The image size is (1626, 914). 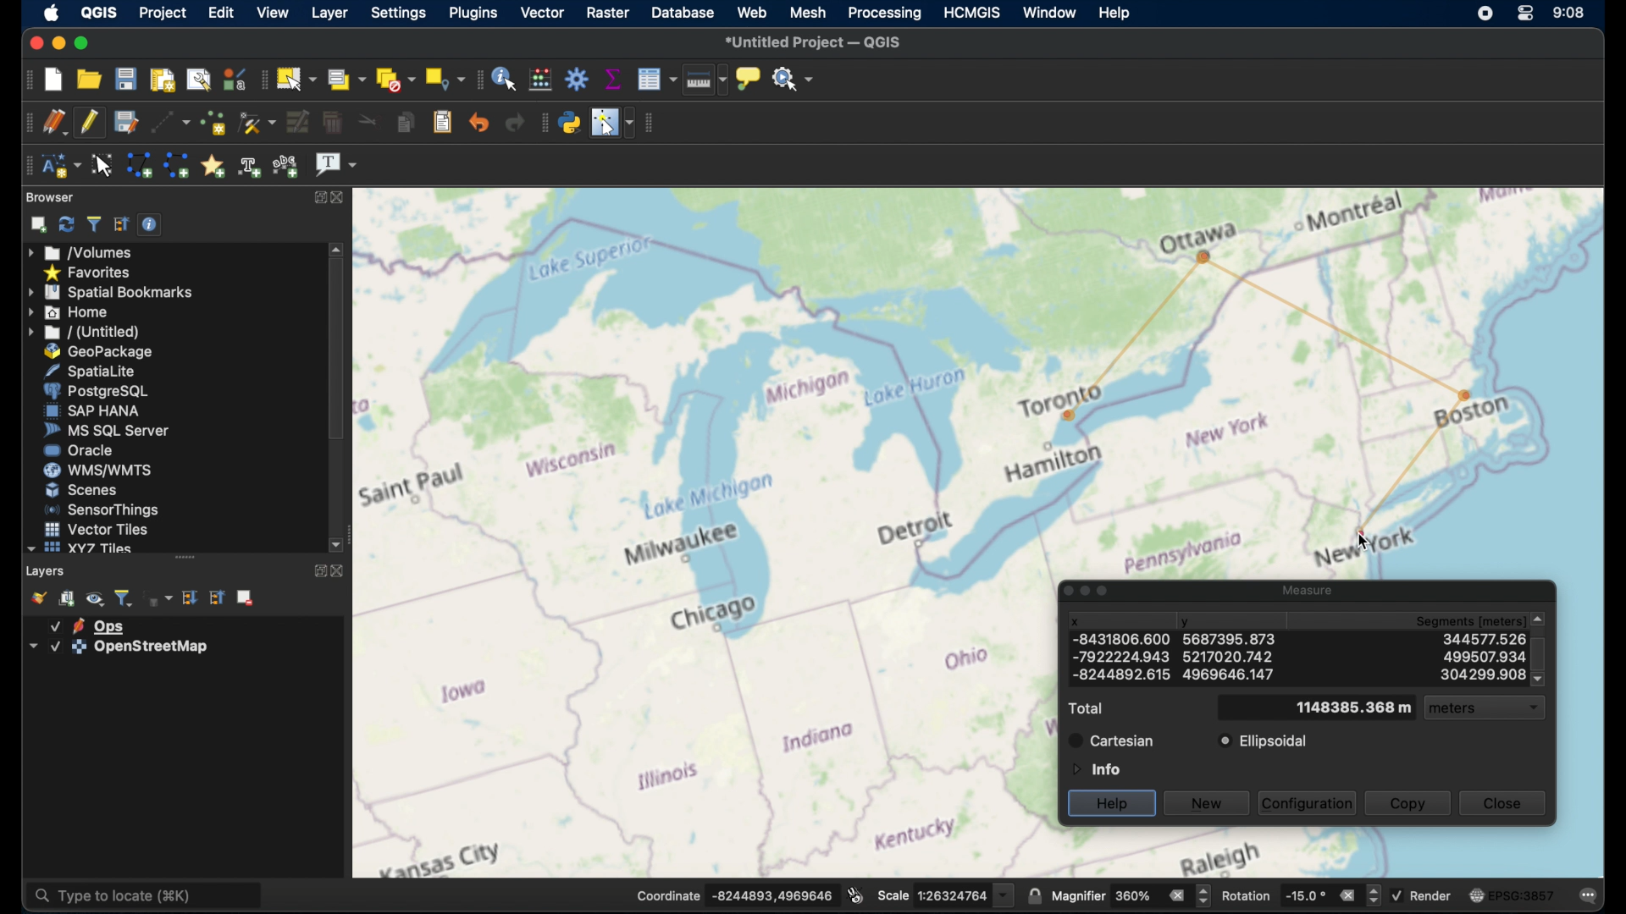 What do you see at coordinates (1507, 804) in the screenshot?
I see `close` at bounding box center [1507, 804].